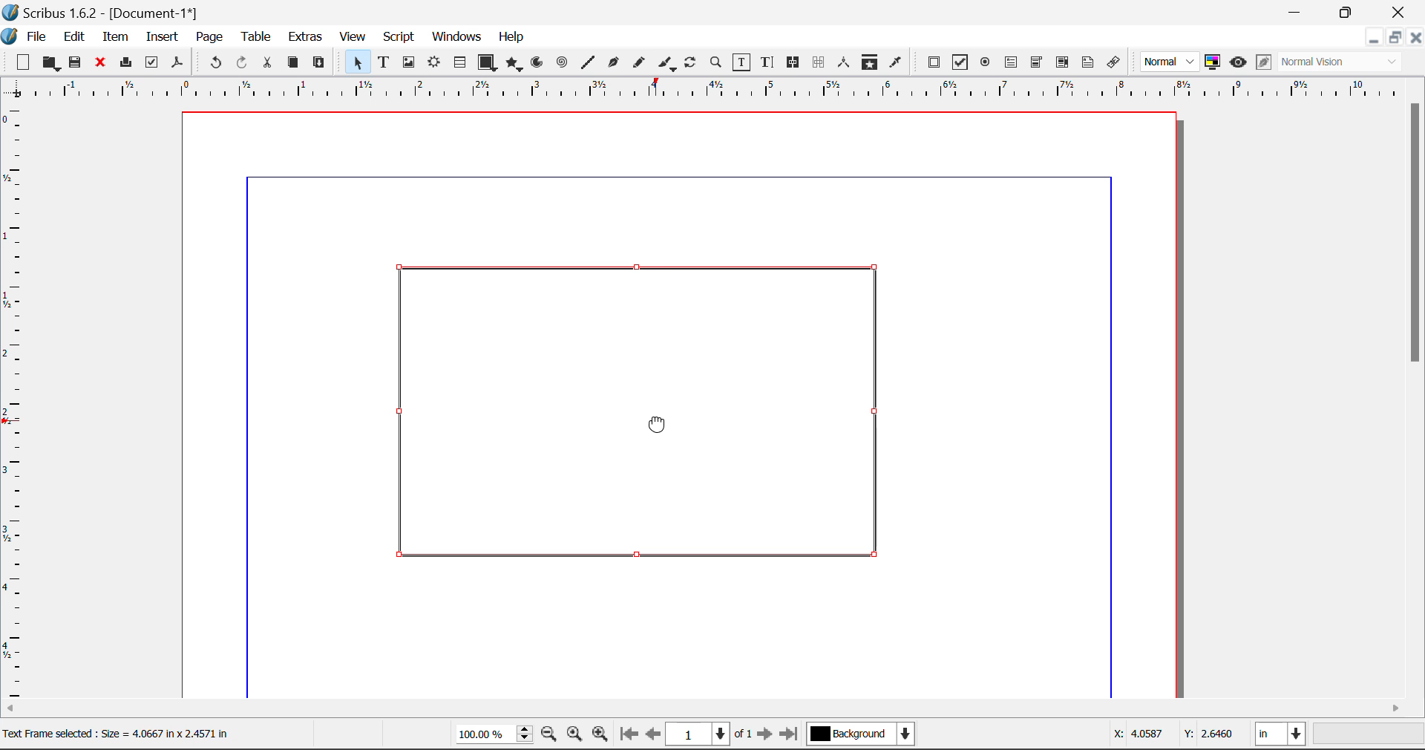 This screenshot has height=750, width=1425. What do you see at coordinates (209, 37) in the screenshot?
I see `Page` at bounding box center [209, 37].